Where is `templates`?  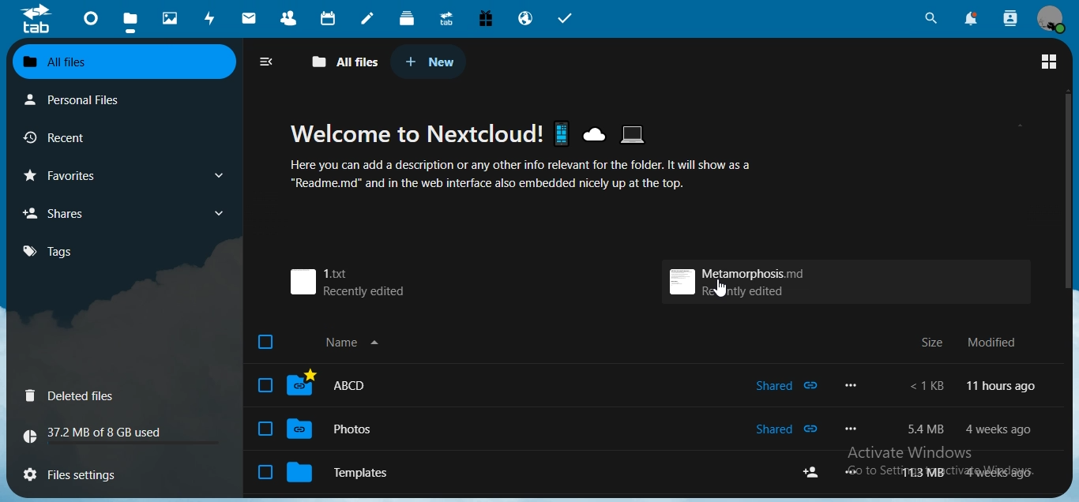
templates is located at coordinates (328, 470).